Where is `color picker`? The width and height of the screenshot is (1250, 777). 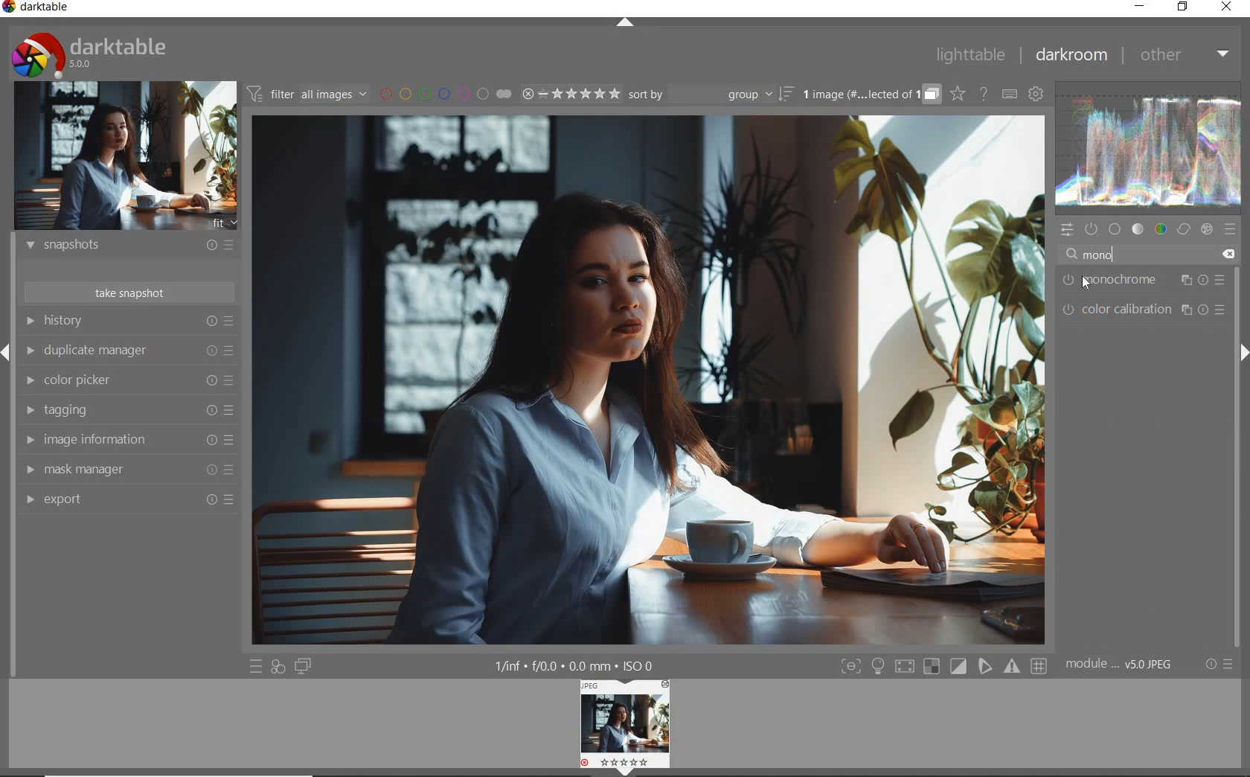 color picker is located at coordinates (127, 382).